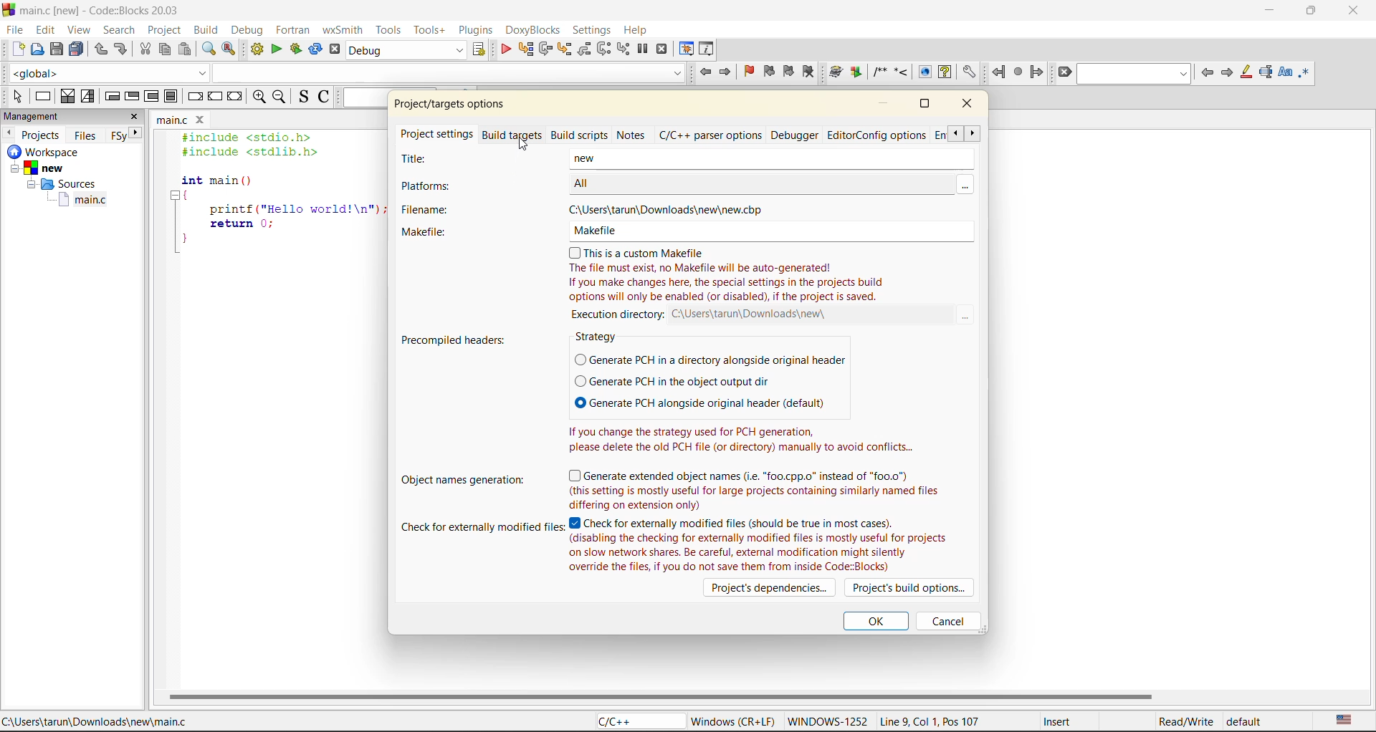 The image size is (1376, 732). I want to click on settings, so click(593, 31).